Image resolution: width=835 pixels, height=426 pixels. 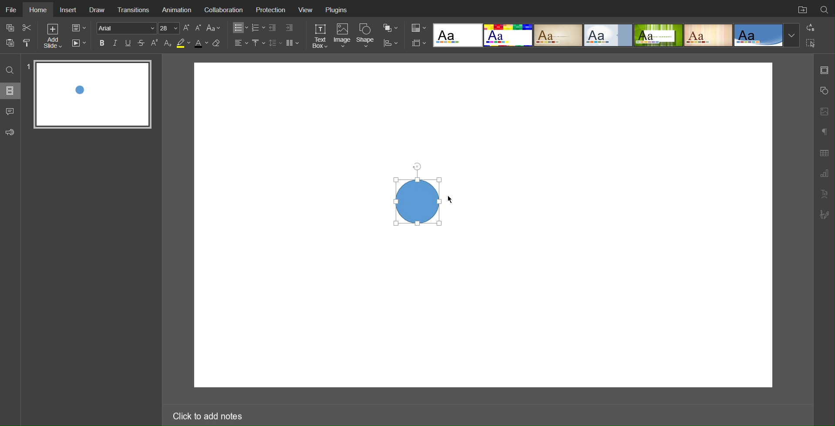 I want to click on Templates, so click(x=617, y=34).